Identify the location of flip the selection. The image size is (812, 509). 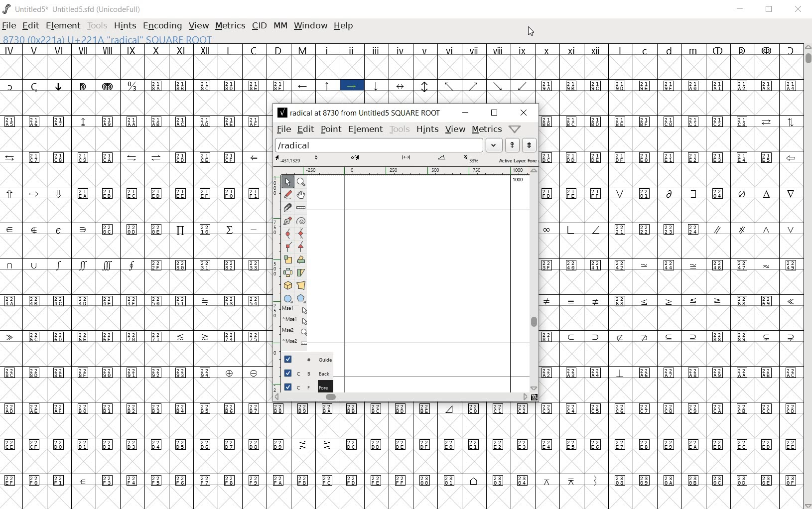
(287, 272).